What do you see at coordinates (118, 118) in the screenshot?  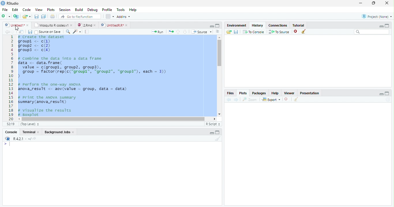 I see `Scrollbar` at bounding box center [118, 118].